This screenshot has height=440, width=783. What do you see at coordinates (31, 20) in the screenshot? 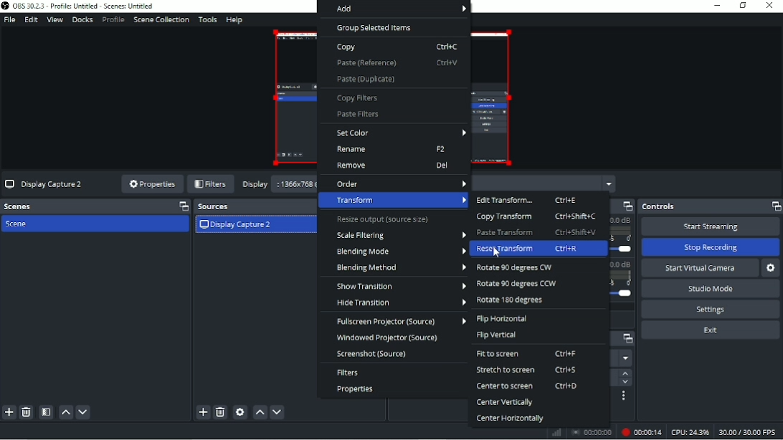
I see `Edit` at bounding box center [31, 20].